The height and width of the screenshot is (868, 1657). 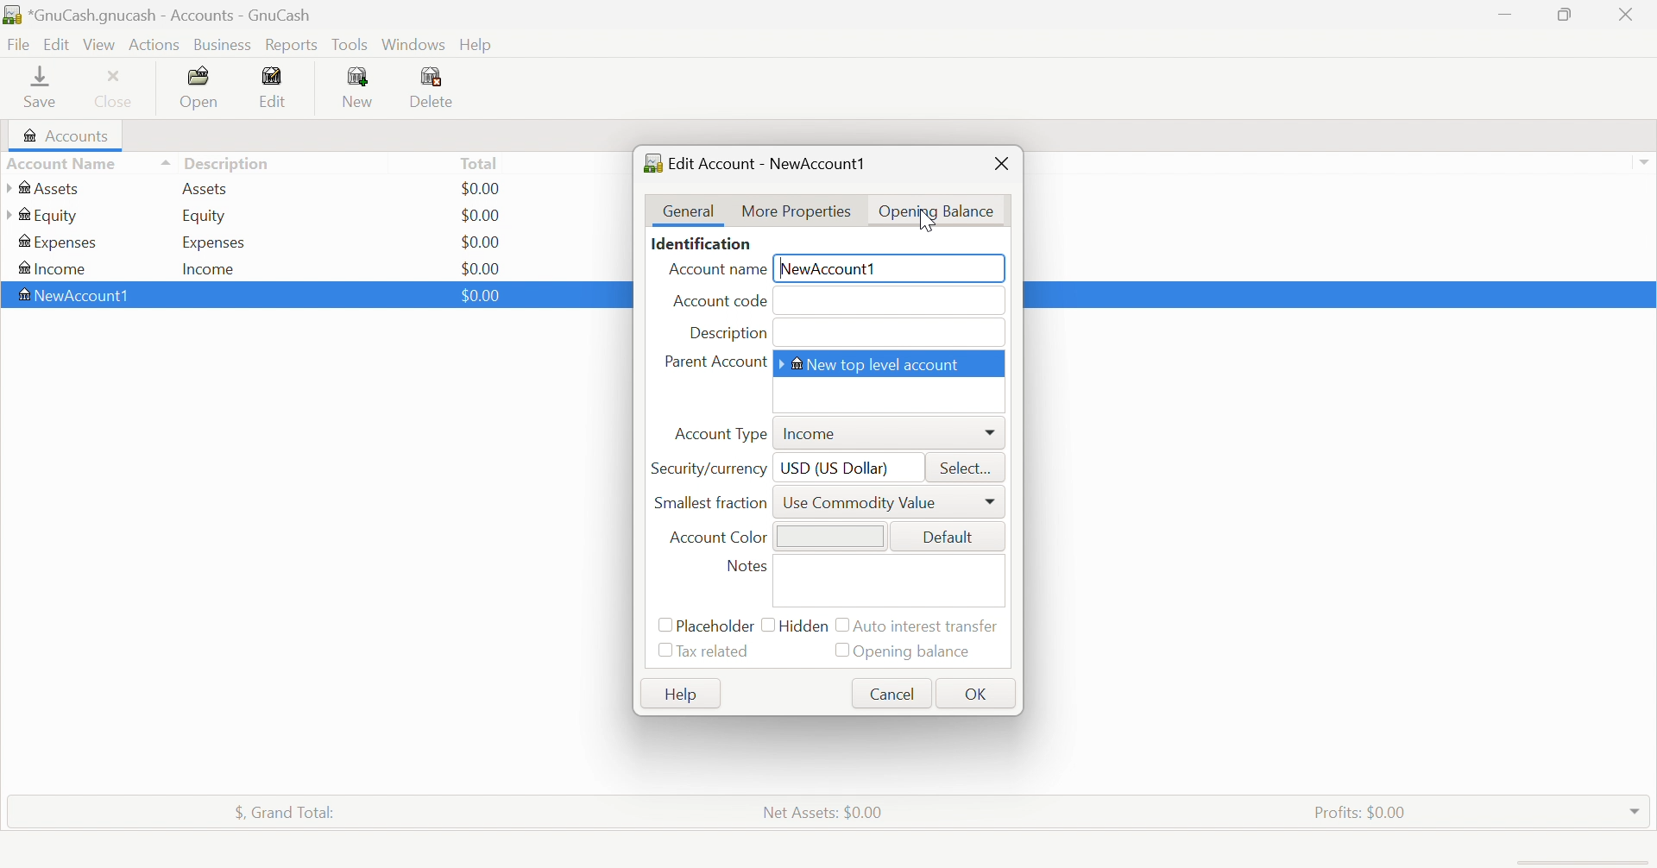 What do you see at coordinates (360, 87) in the screenshot?
I see `New` at bounding box center [360, 87].